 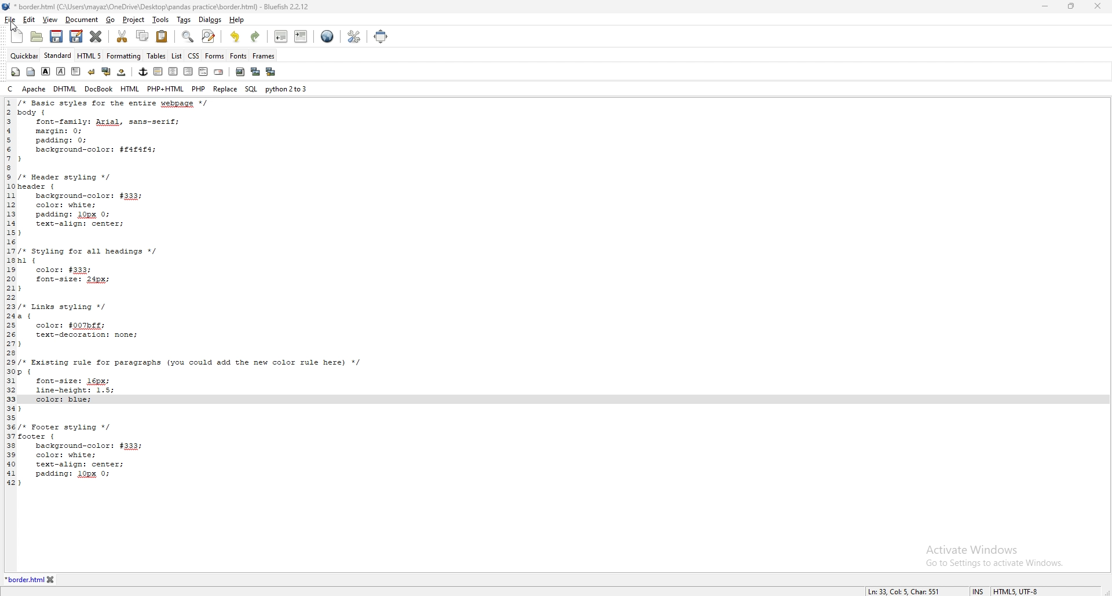 What do you see at coordinates (188, 37) in the screenshot?
I see `show find bar` at bounding box center [188, 37].